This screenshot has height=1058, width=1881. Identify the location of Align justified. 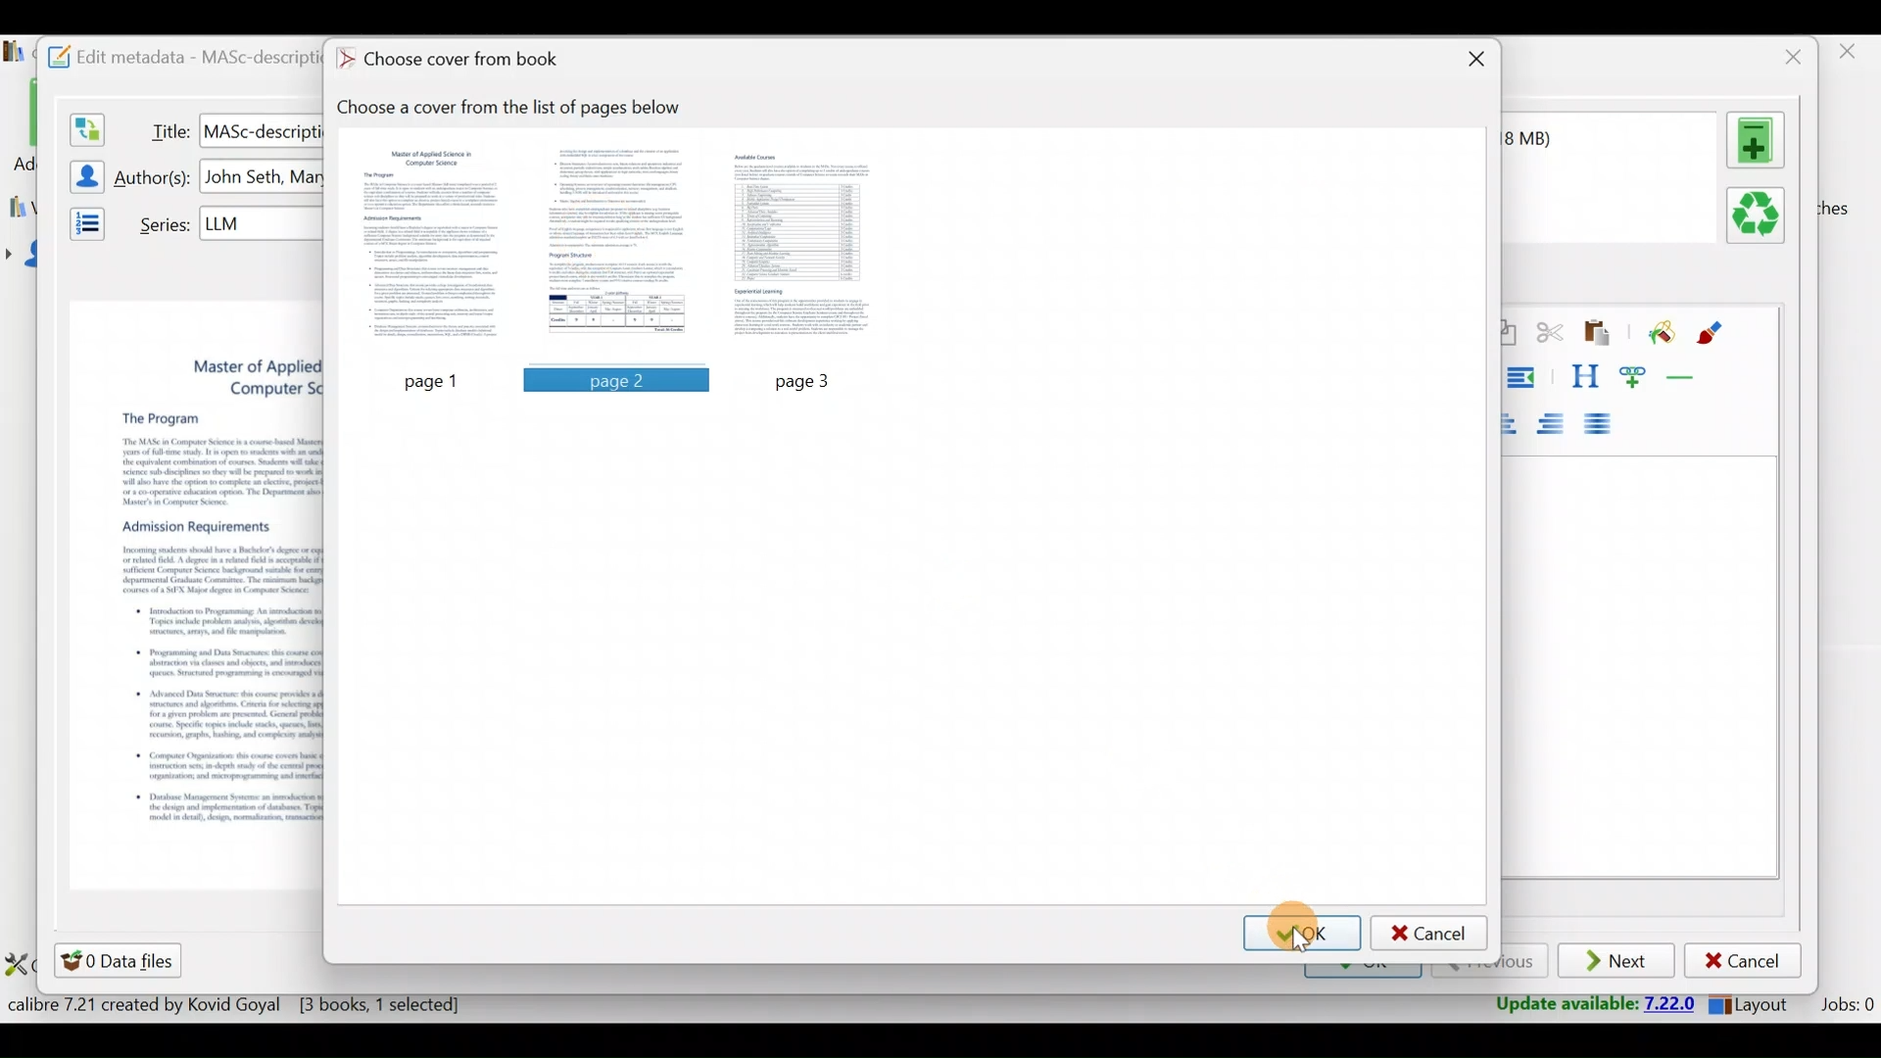
(1604, 425).